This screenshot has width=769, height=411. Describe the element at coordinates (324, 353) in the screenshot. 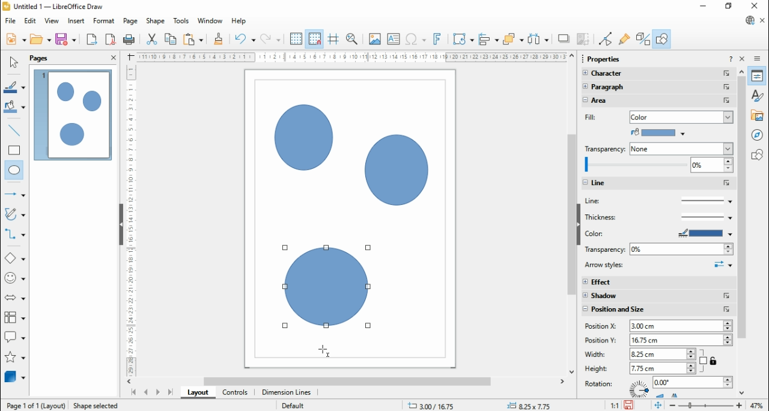

I see `Cursor` at that location.